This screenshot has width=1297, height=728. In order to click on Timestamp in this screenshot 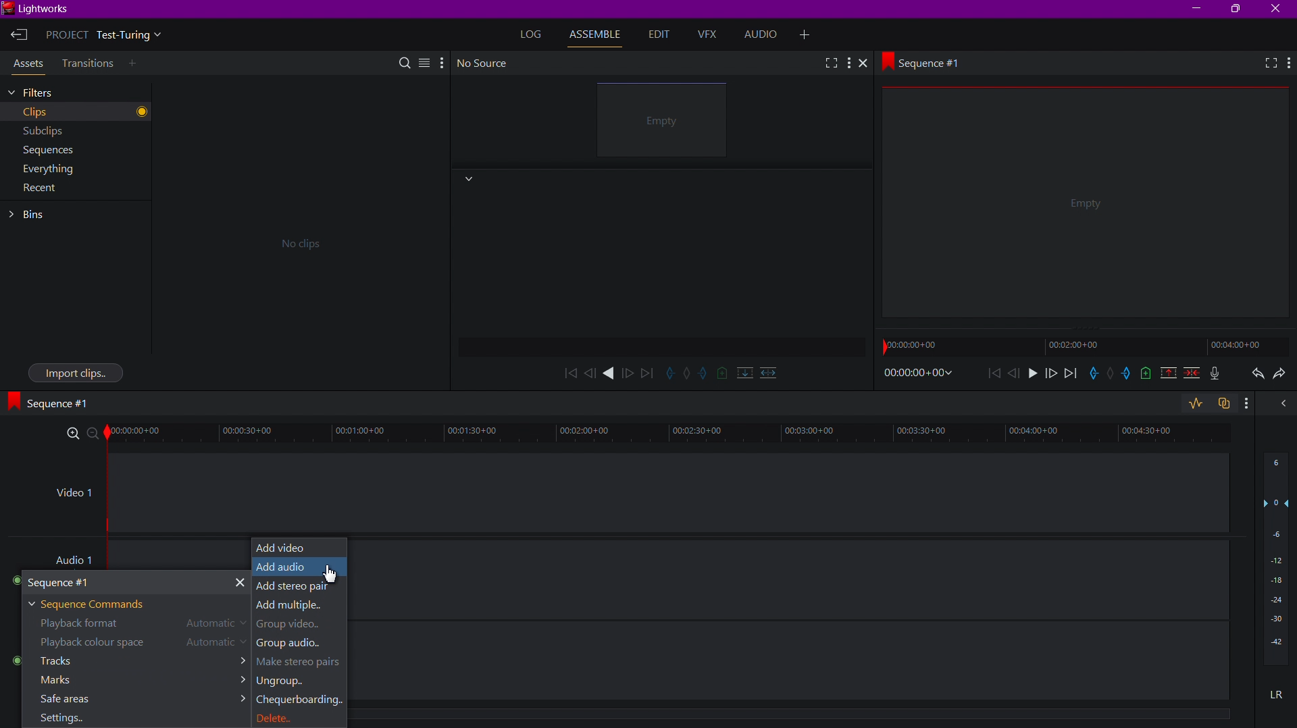, I will do `click(919, 373)`.